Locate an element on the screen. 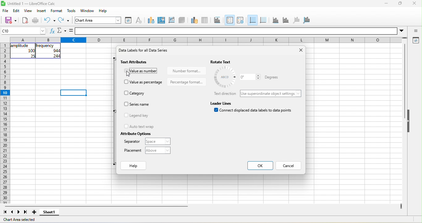 The height and width of the screenshot is (223, 422). connect displayed data labels to data points is located at coordinates (254, 111).